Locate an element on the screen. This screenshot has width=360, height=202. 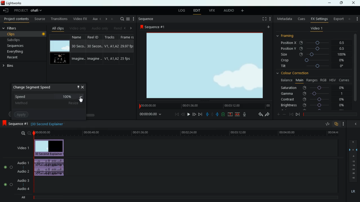
back is located at coordinates (258, 114).